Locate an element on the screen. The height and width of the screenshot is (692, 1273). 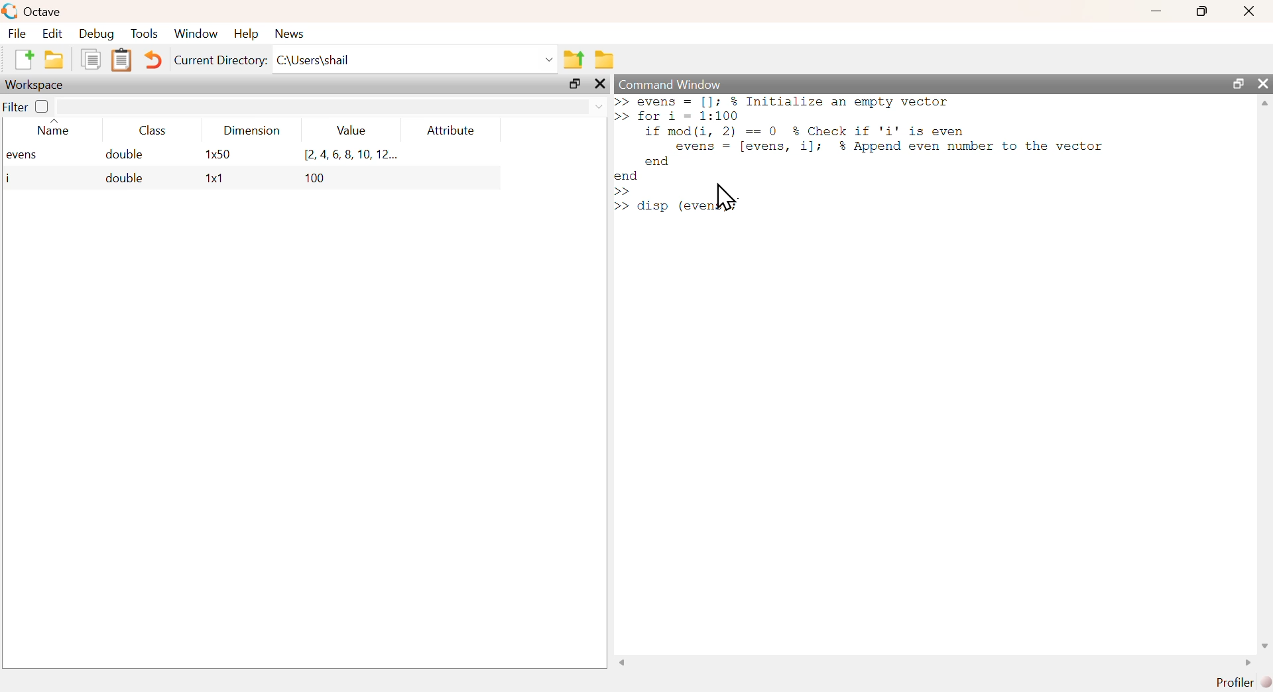
news is located at coordinates (292, 32).